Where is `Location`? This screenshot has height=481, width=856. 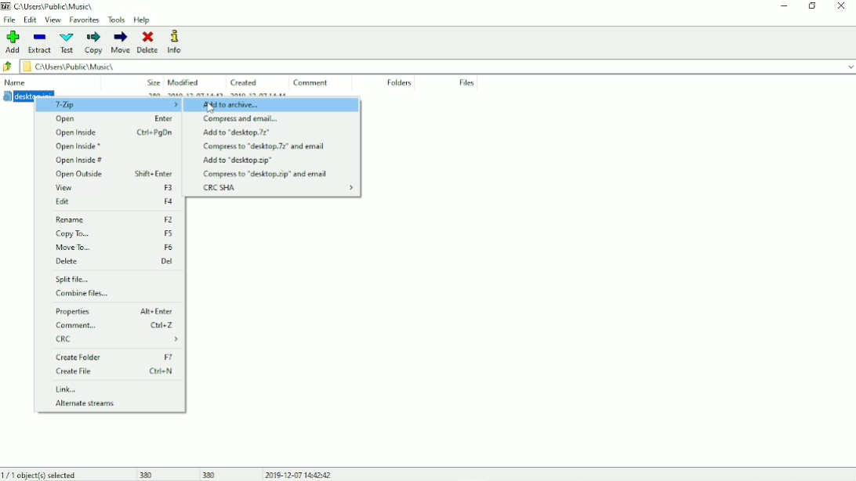
Location is located at coordinates (51, 6).